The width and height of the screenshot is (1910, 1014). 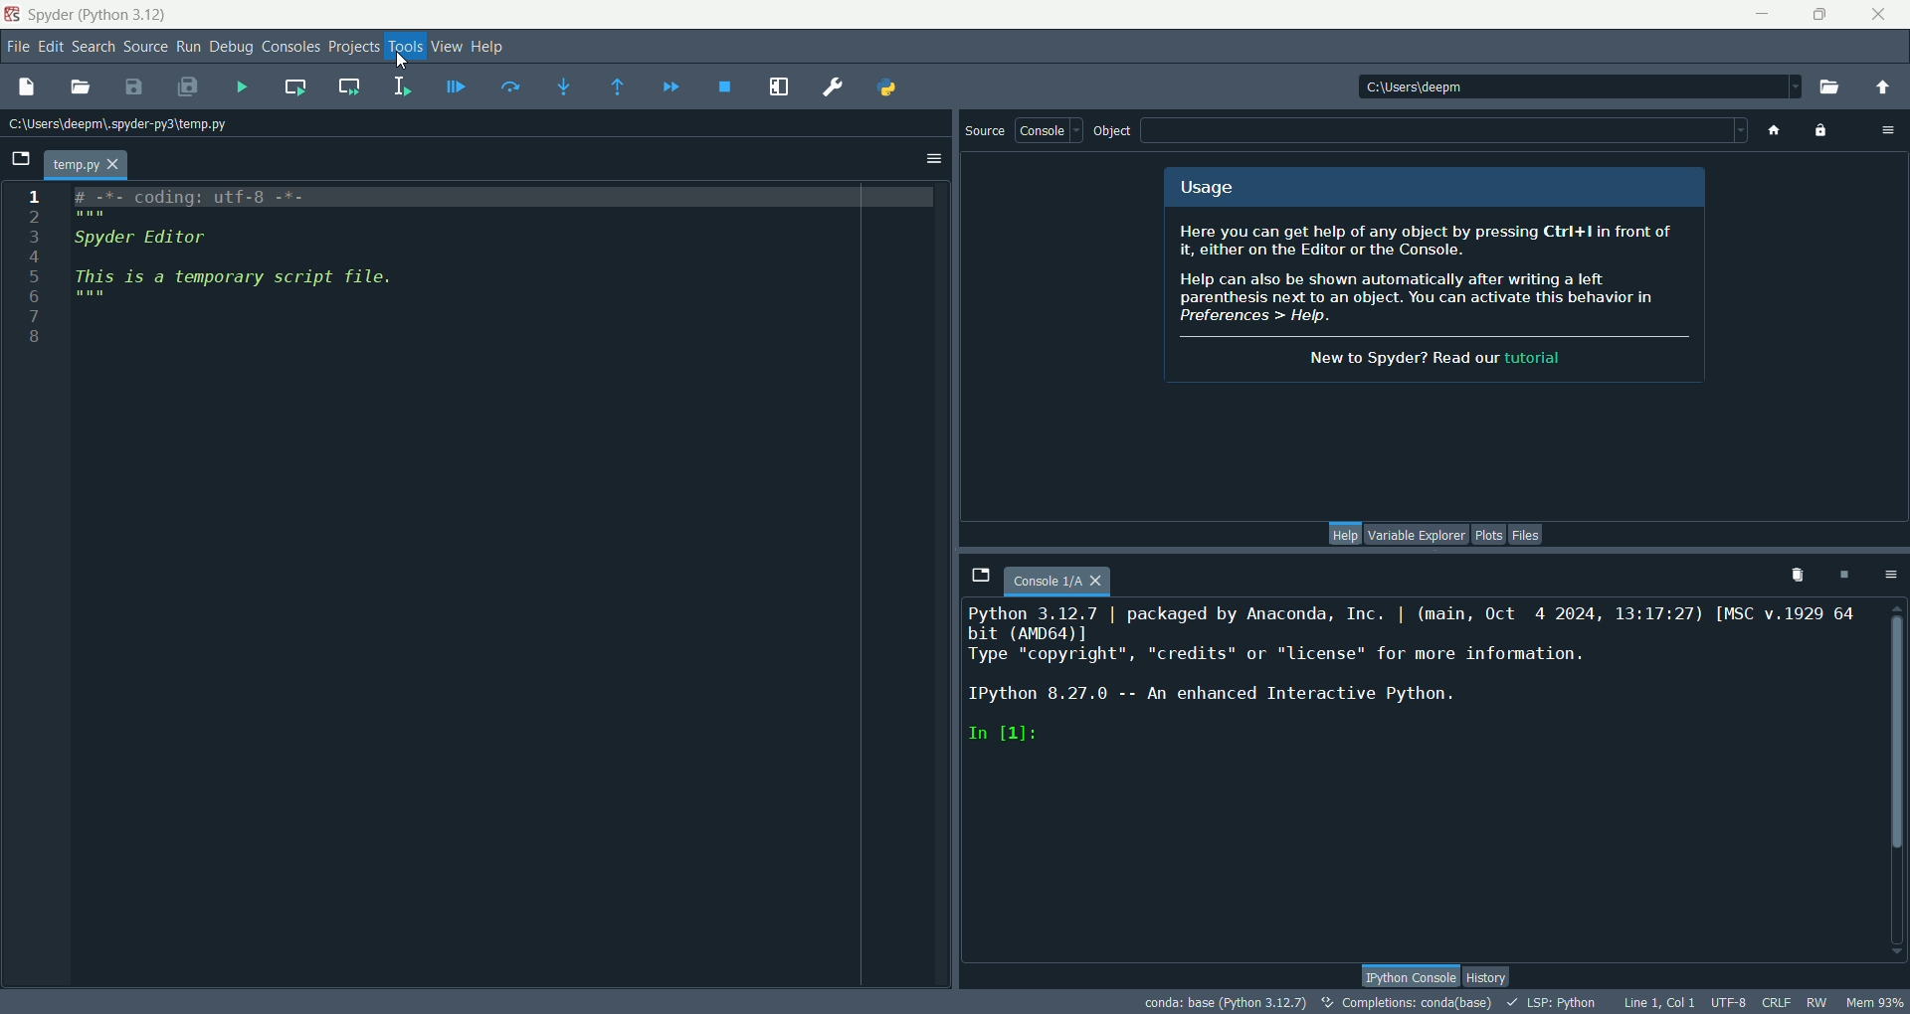 What do you see at coordinates (779, 86) in the screenshot?
I see `maximize current pane` at bounding box center [779, 86].